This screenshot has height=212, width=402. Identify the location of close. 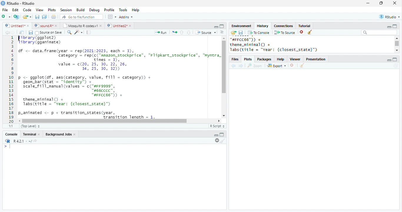
(395, 3).